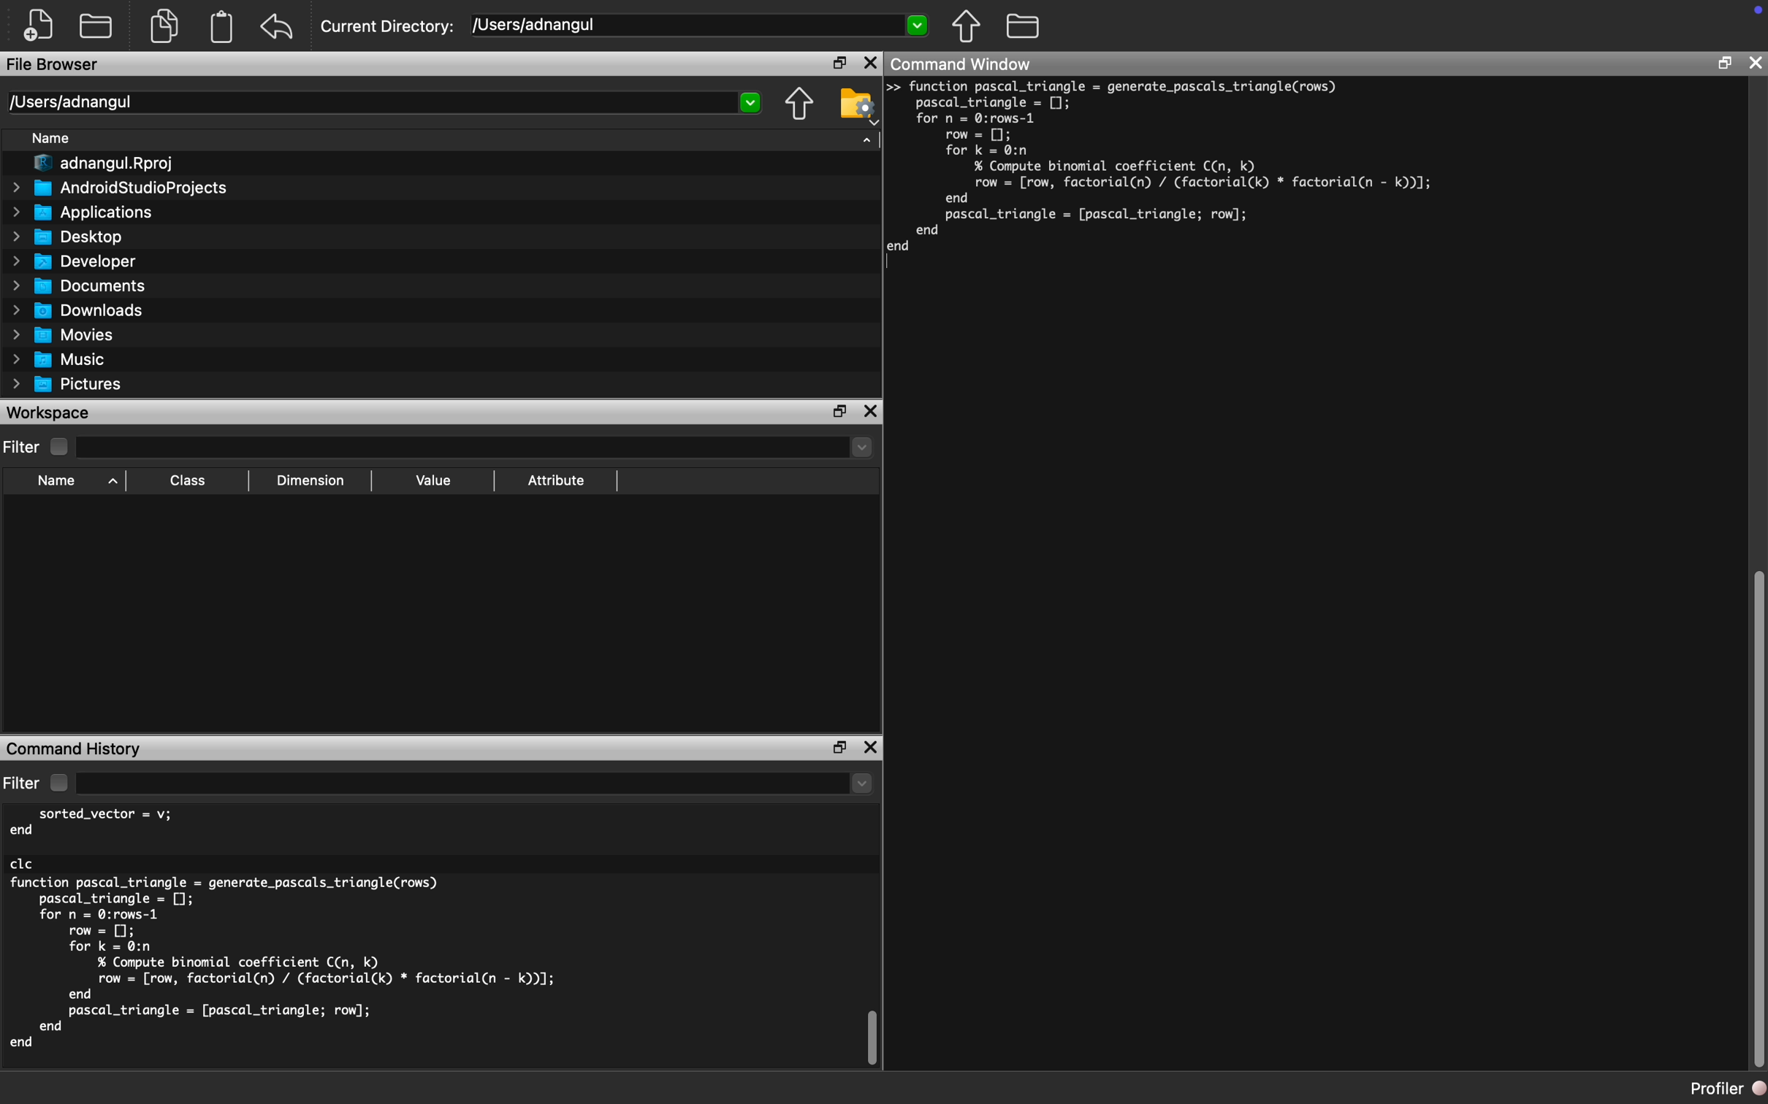 Image resolution: width=1768 pixels, height=1104 pixels. I want to click on Close, so click(872, 64).